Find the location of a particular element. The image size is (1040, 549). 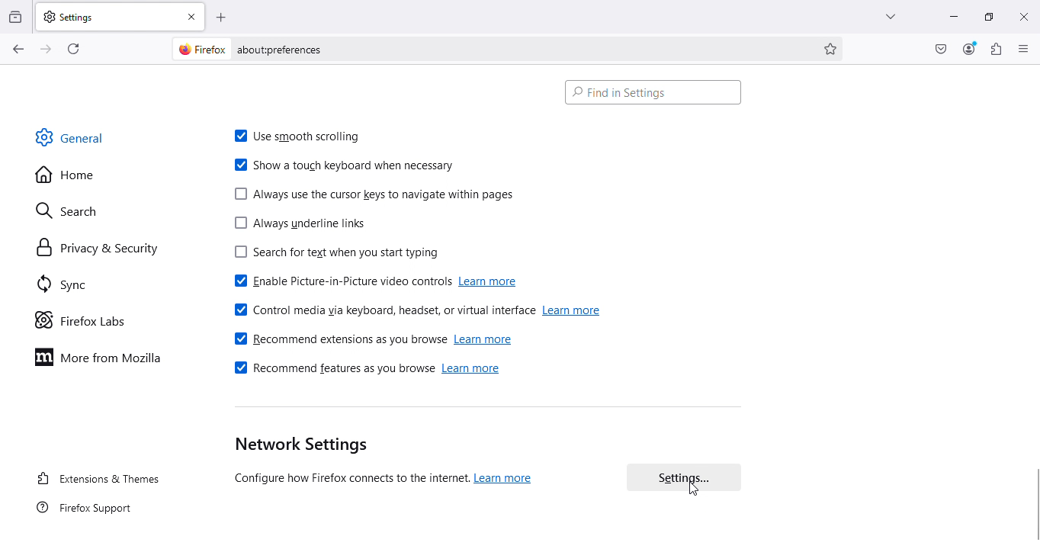

Open application menu is located at coordinates (1024, 48).